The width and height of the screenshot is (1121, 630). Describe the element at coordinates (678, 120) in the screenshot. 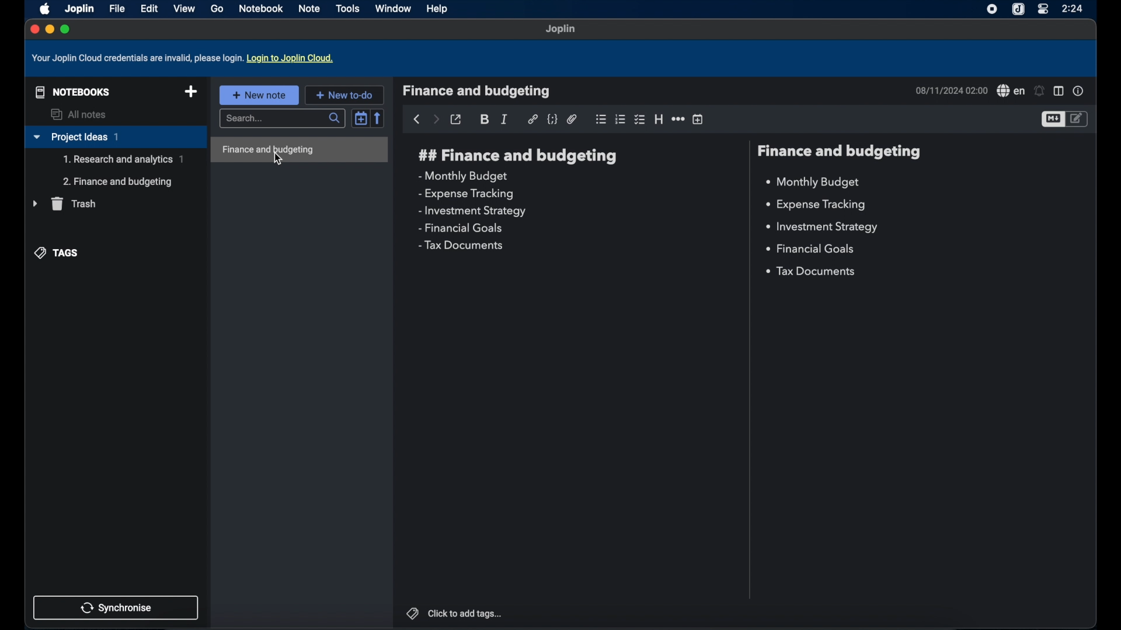

I see `horizontal rule` at that location.